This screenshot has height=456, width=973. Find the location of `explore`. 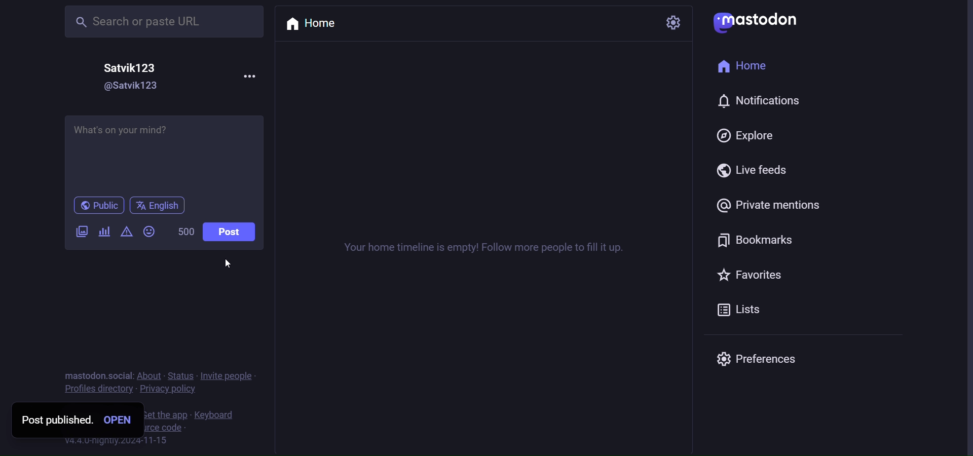

explore is located at coordinates (746, 135).